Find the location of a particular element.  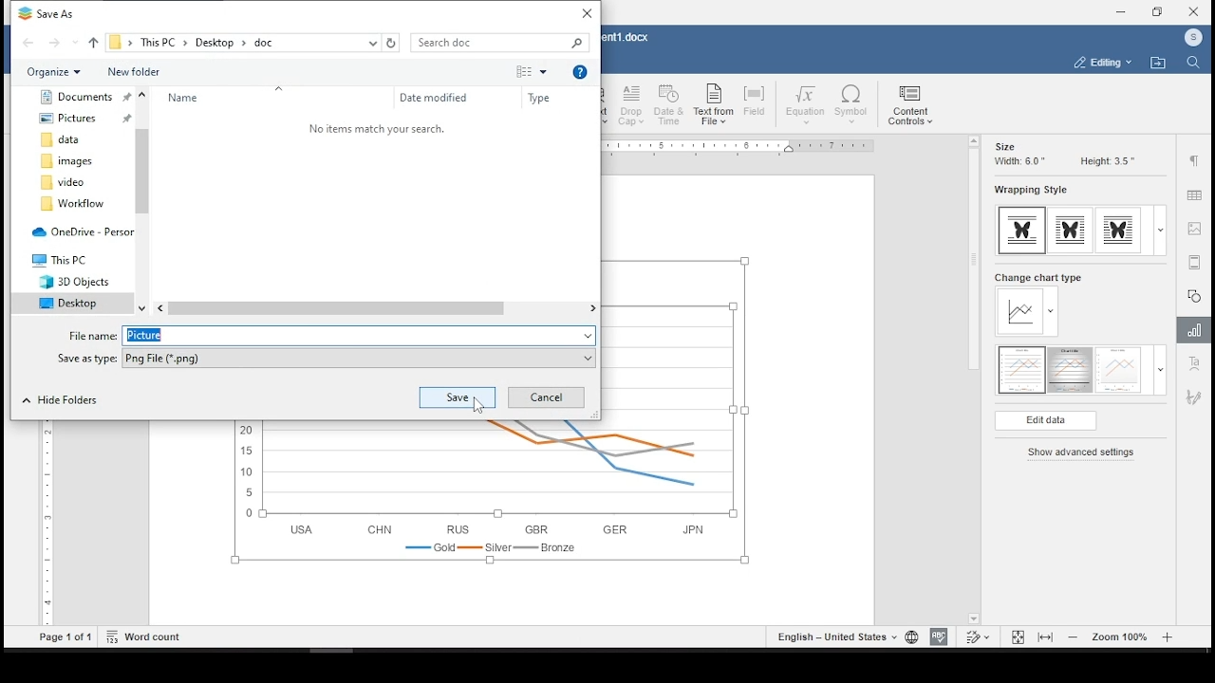

organize is located at coordinates (61, 71).